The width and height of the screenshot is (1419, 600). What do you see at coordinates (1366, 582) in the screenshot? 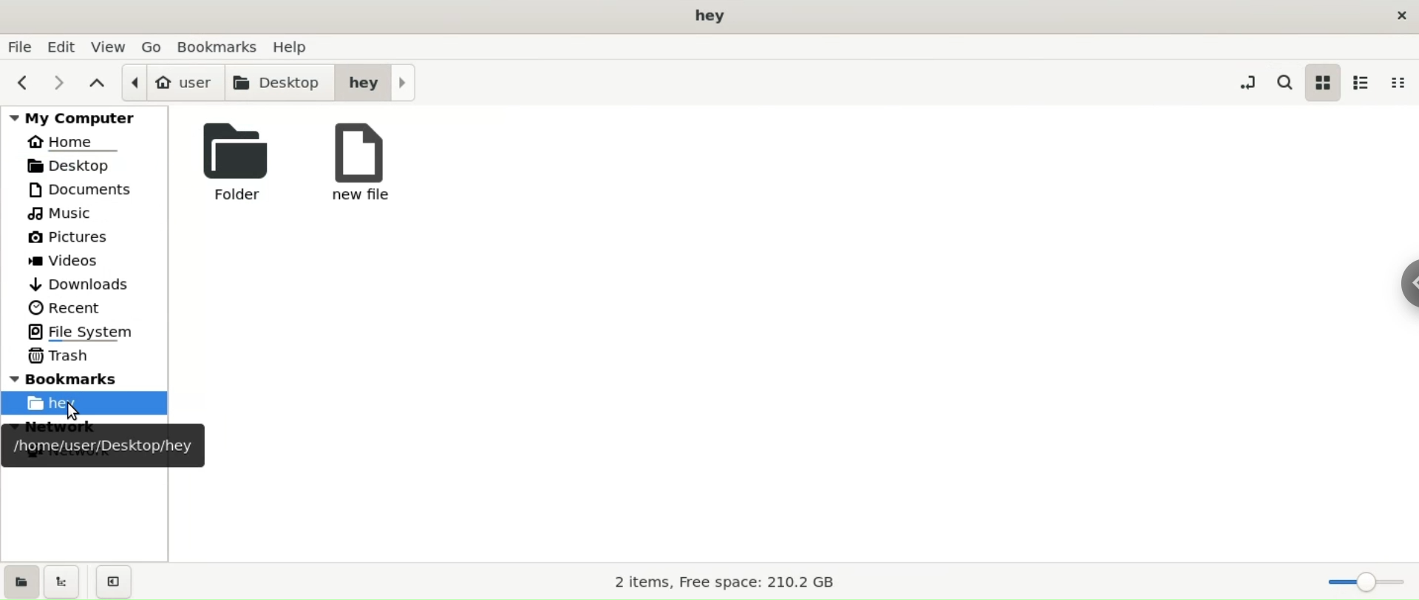
I see `zoom` at bounding box center [1366, 582].